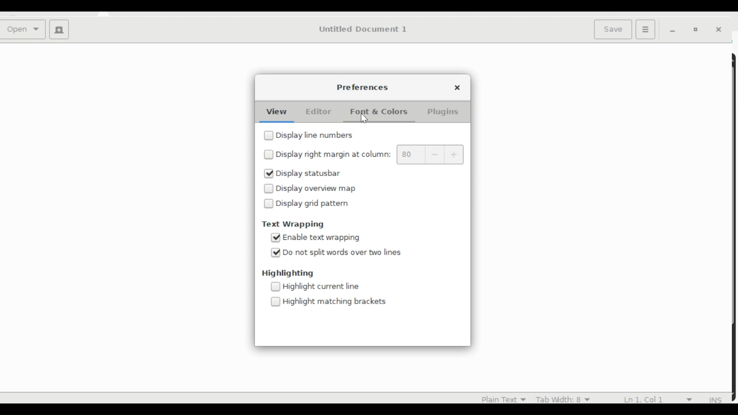 The width and height of the screenshot is (738, 415). I want to click on Text Wrapping, so click(296, 224).